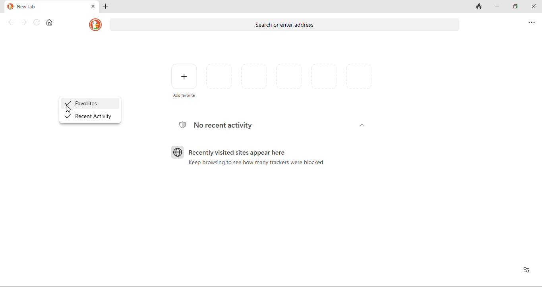 This screenshot has width=542, height=287. I want to click on home, so click(49, 23).